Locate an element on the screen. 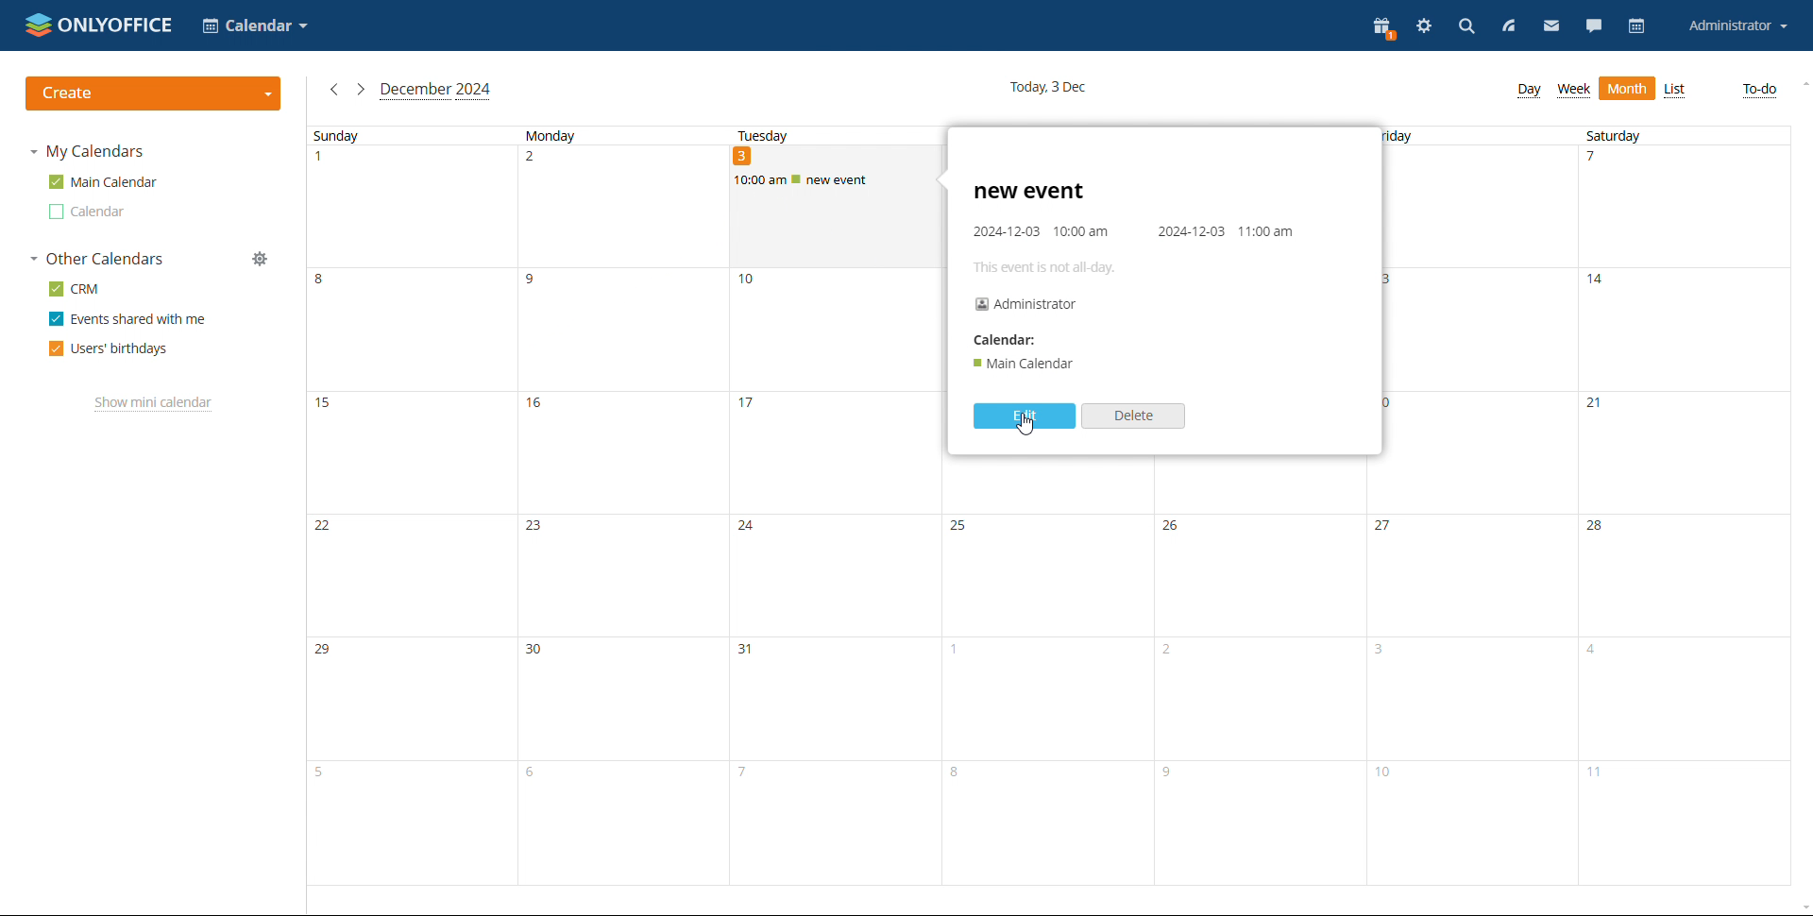 The image size is (1813, 916). Friday is located at coordinates (1473, 135).